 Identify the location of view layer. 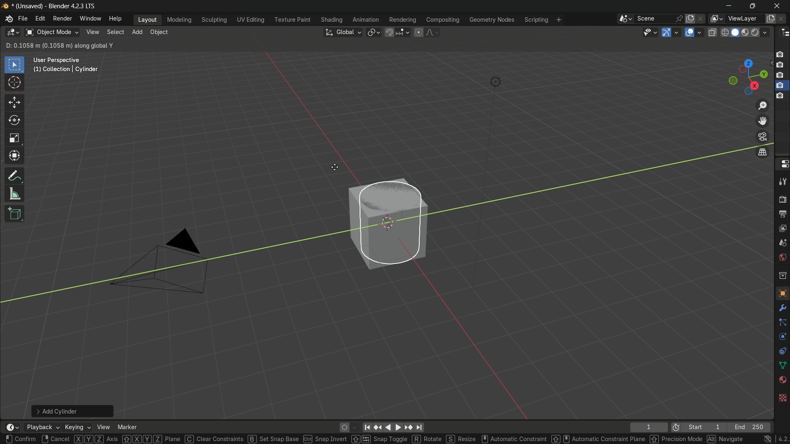
(715, 18).